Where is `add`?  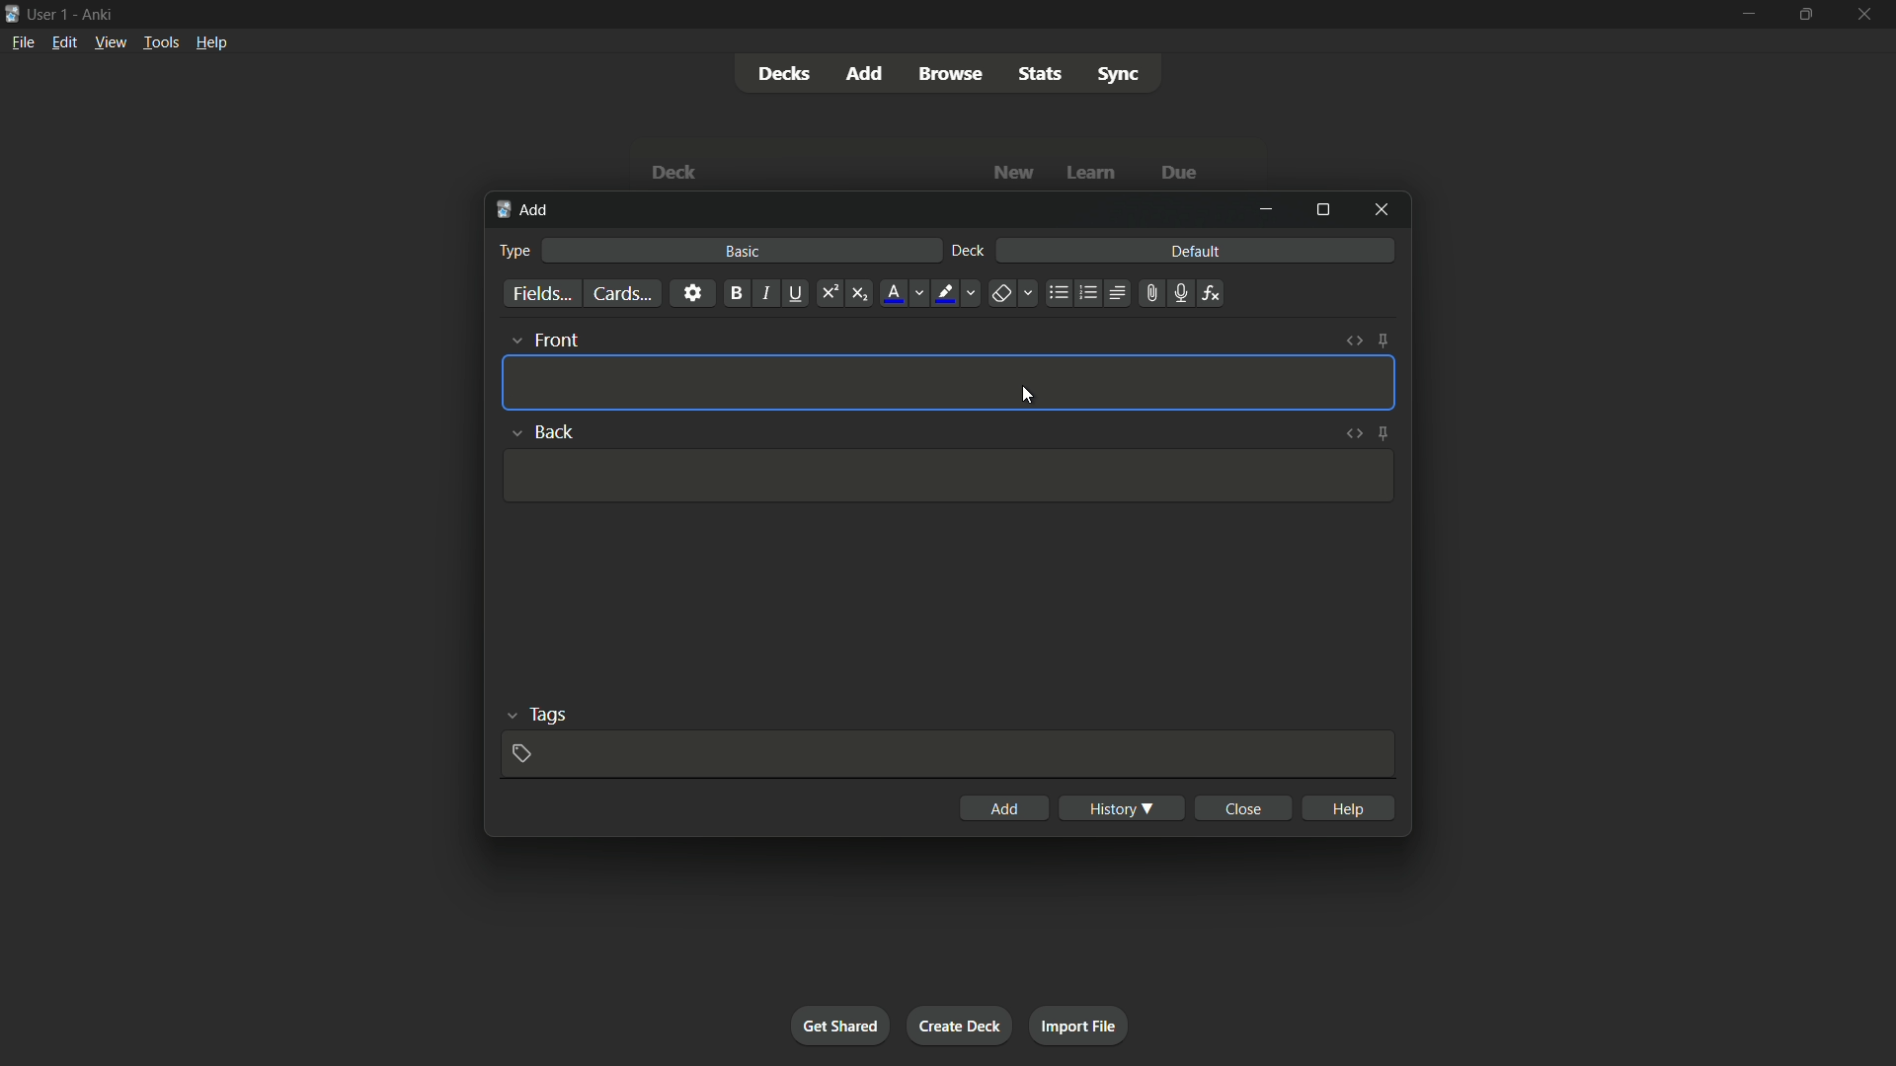 add is located at coordinates (868, 72).